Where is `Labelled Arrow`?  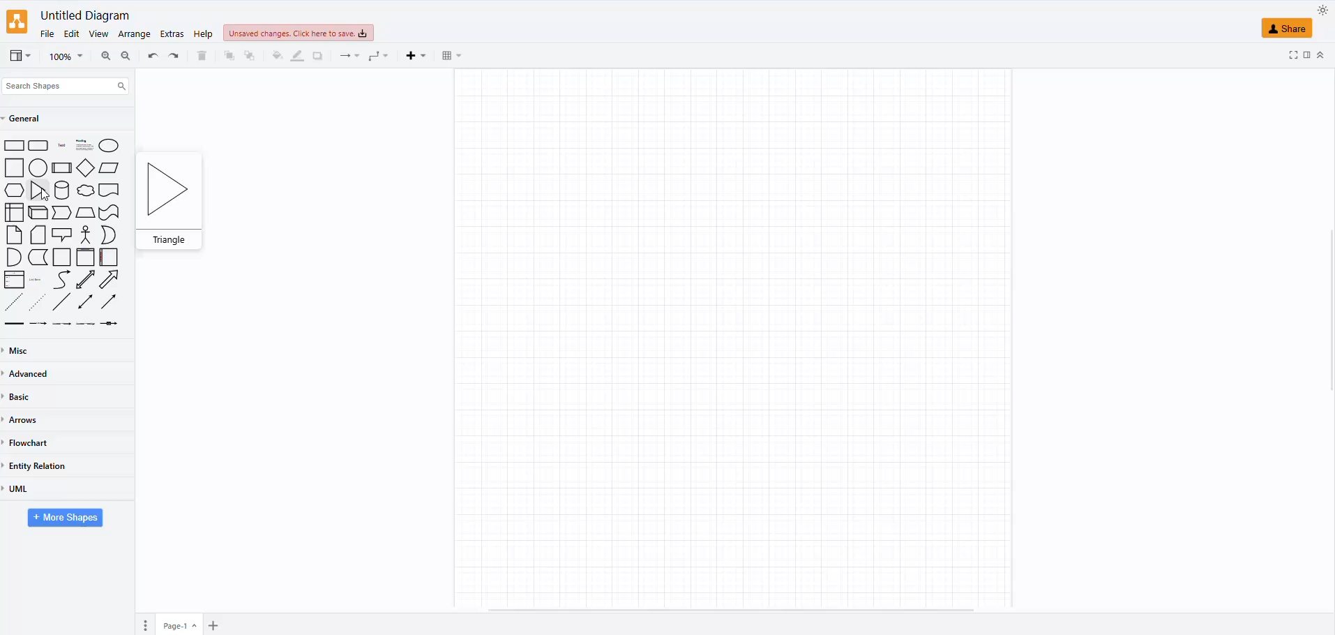
Labelled Arrow is located at coordinates (38, 324).